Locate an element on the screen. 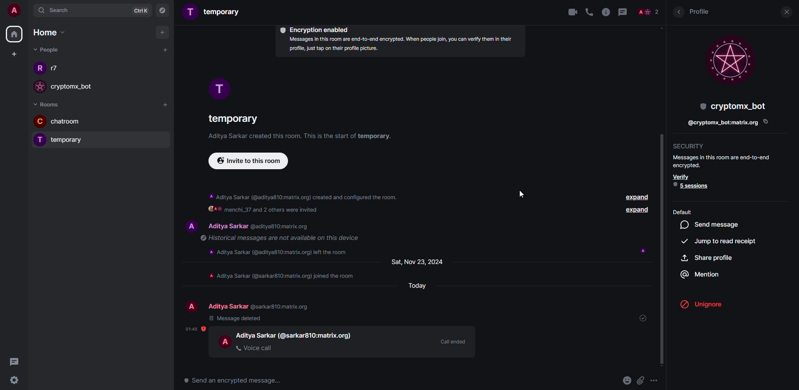 Image resolution: width=799 pixels, height=390 pixels. profile is located at coordinates (38, 140).